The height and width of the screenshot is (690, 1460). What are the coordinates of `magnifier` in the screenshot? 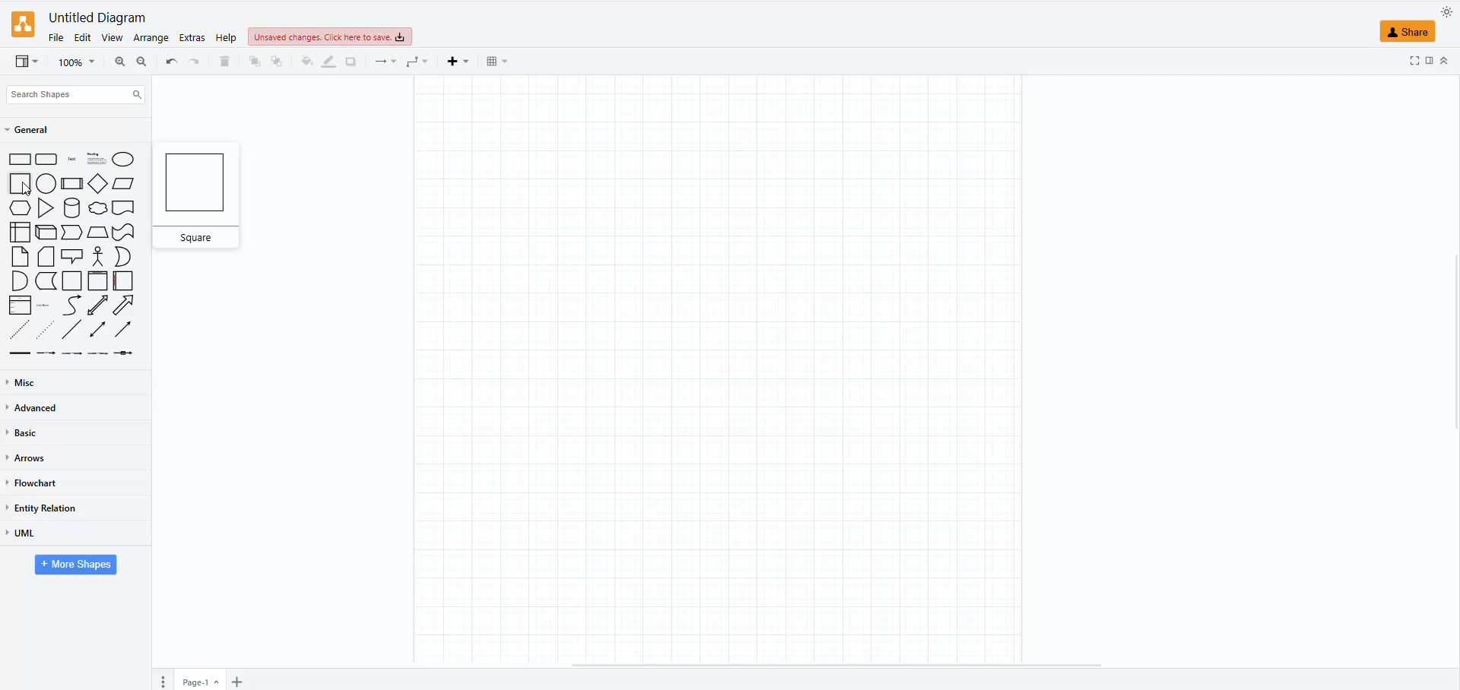 It's located at (75, 65).